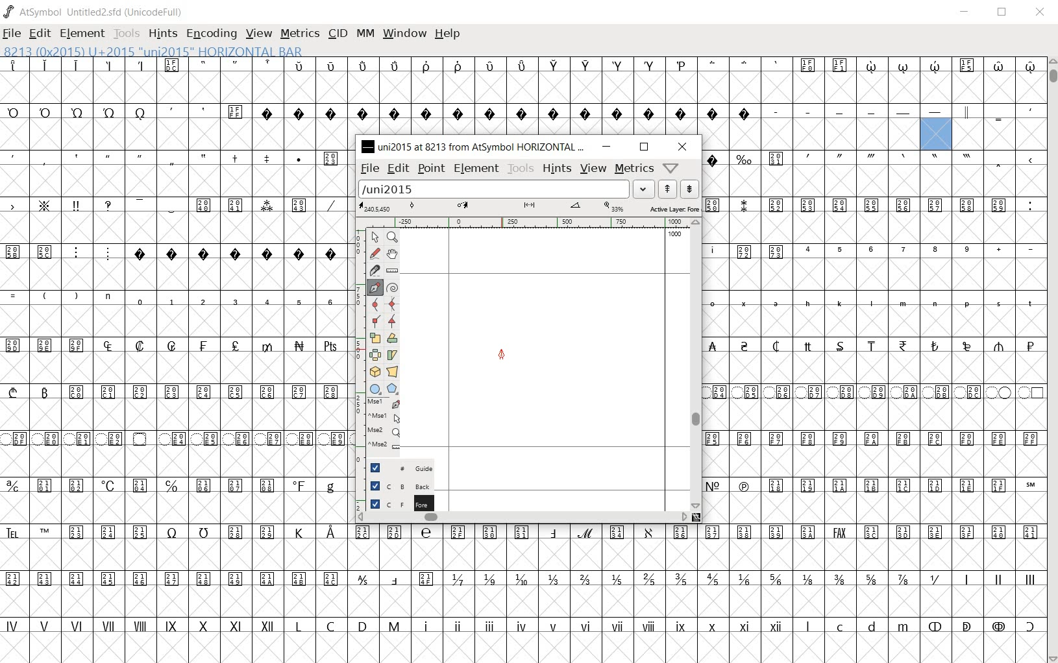 This screenshot has height=663, width=1058. I want to click on hints, so click(558, 171).